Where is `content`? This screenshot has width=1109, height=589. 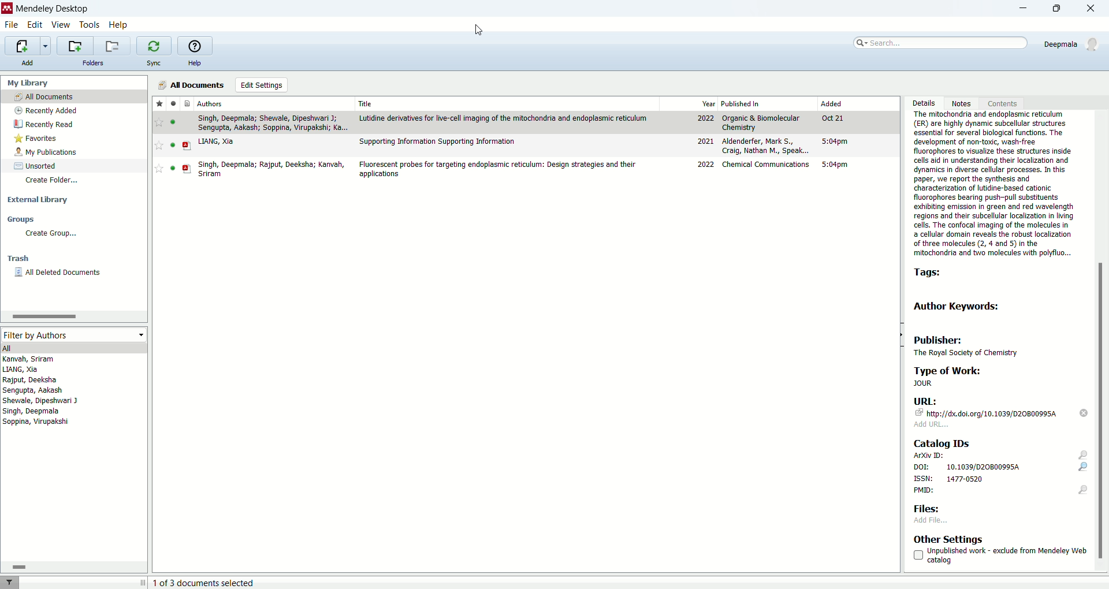
content is located at coordinates (1000, 103).